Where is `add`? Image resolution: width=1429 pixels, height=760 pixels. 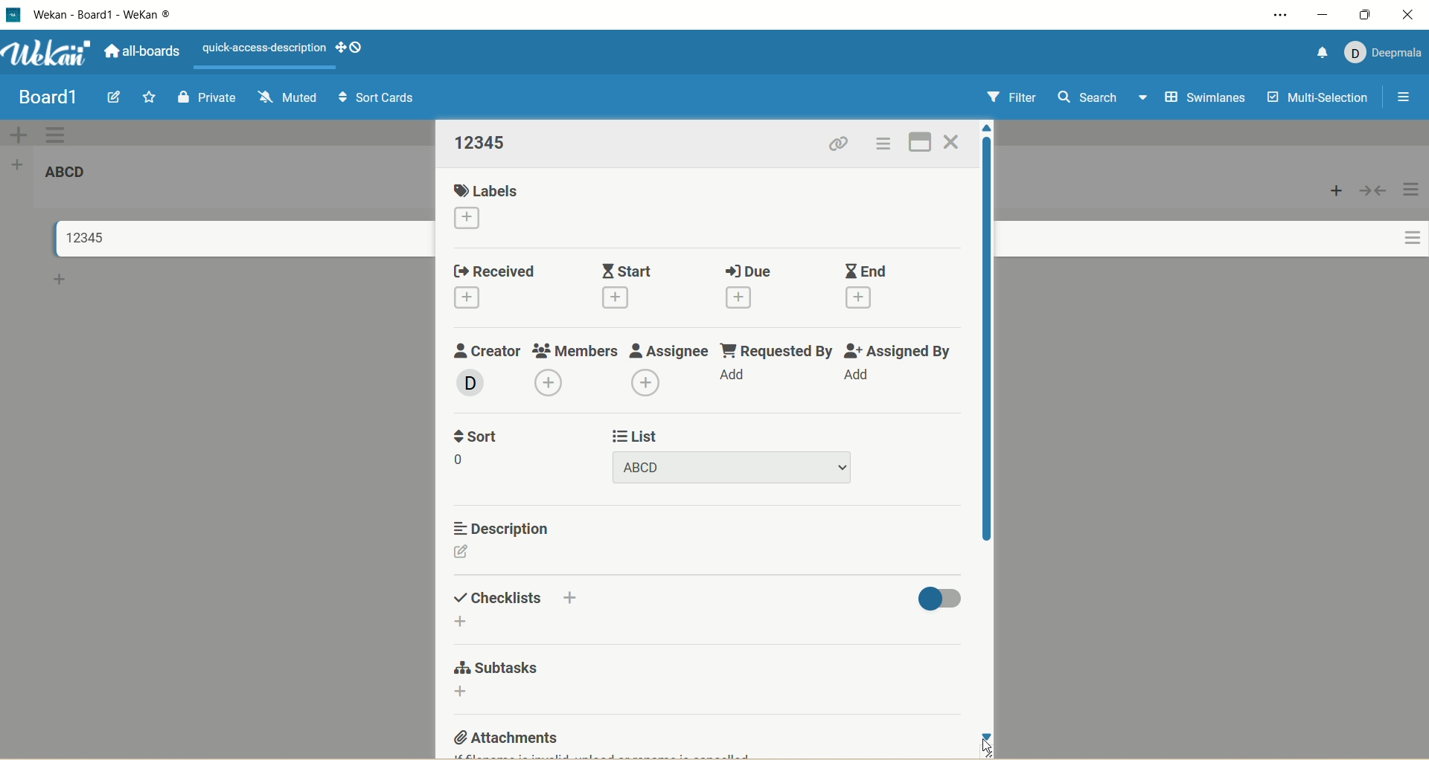 add is located at coordinates (471, 218).